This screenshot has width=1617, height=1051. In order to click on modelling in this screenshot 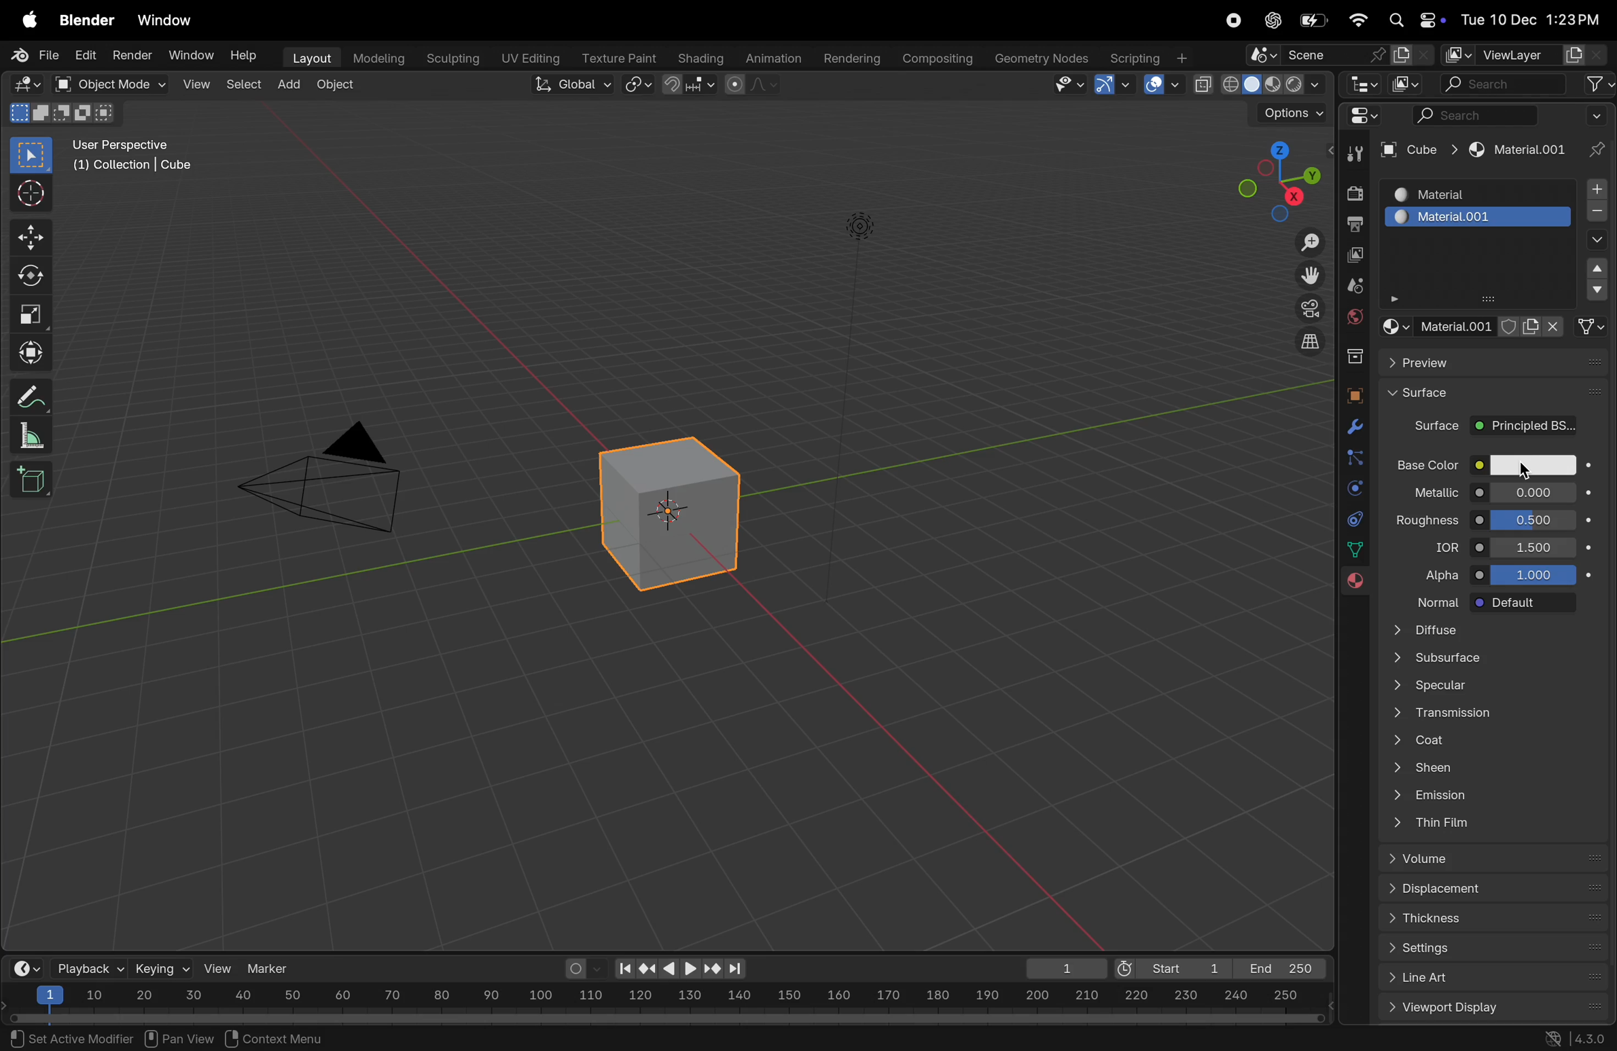, I will do `click(377, 56)`.